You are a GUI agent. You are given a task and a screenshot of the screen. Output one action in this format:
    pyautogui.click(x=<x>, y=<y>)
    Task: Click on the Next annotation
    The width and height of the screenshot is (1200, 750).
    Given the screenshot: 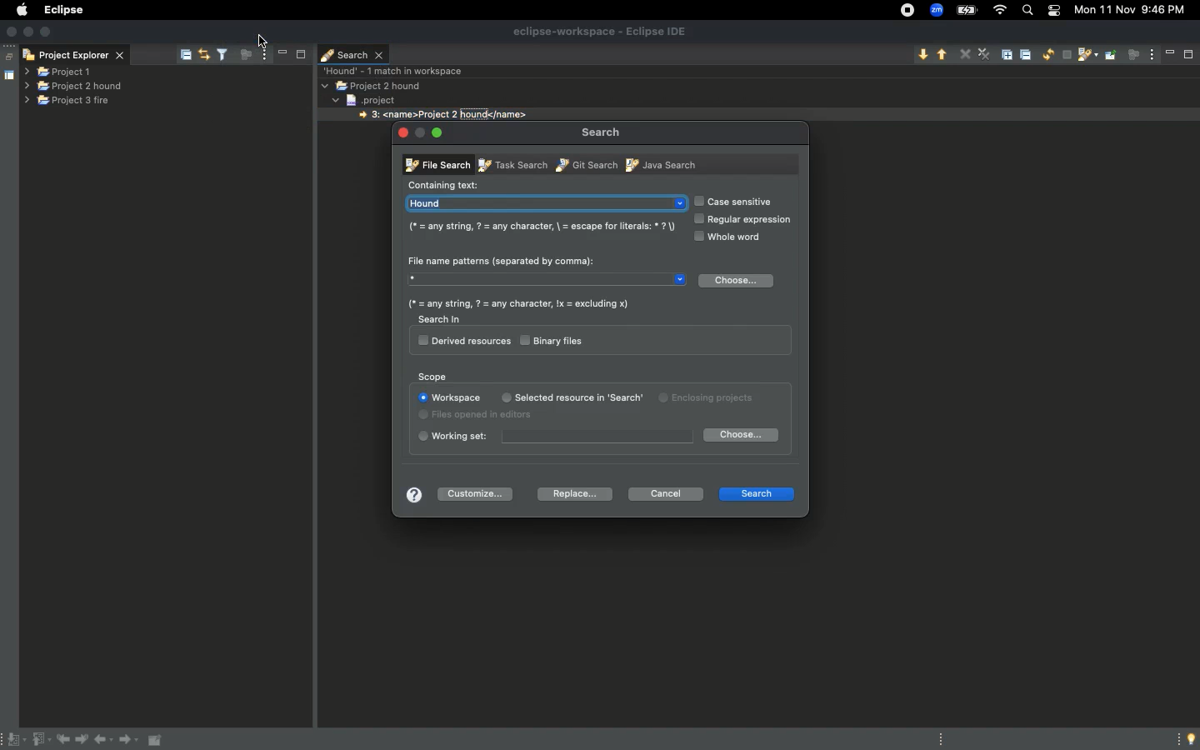 What is the action you would take?
    pyautogui.click(x=14, y=740)
    